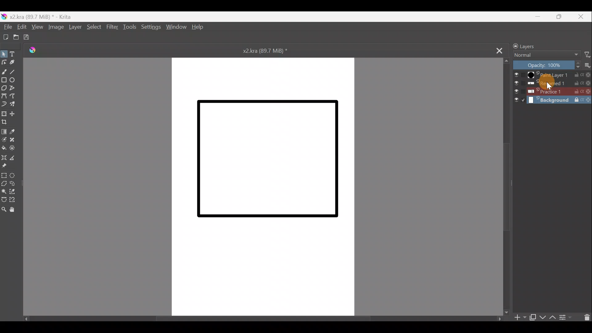 The height and width of the screenshot is (333, 592). Describe the element at coordinates (585, 317) in the screenshot. I see `Delete layer/mask` at that location.